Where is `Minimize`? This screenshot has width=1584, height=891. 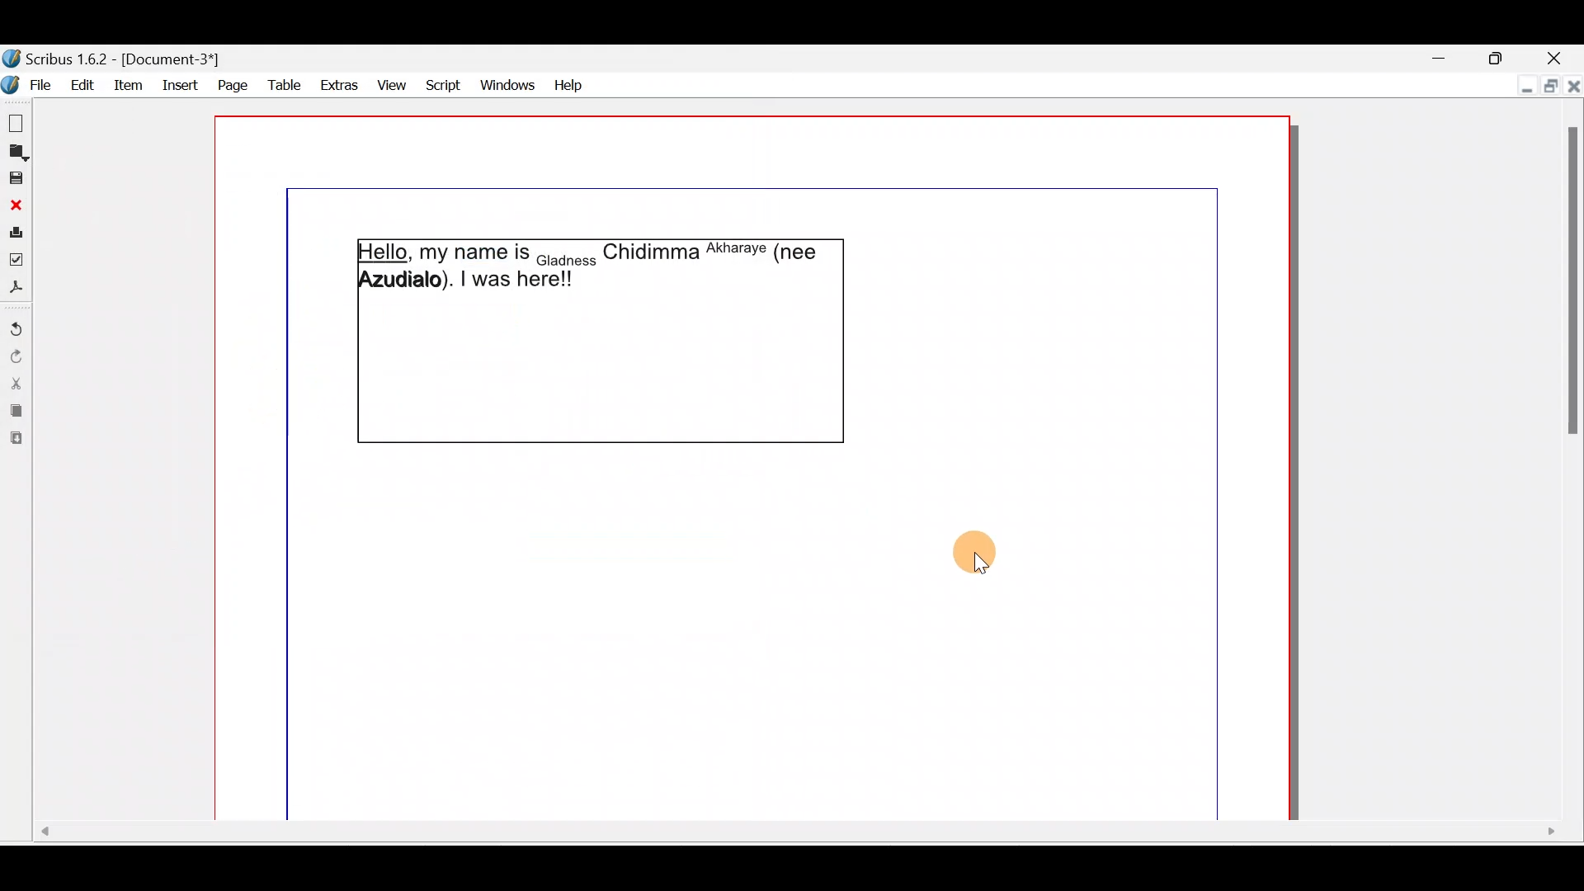 Minimize is located at coordinates (1451, 59).